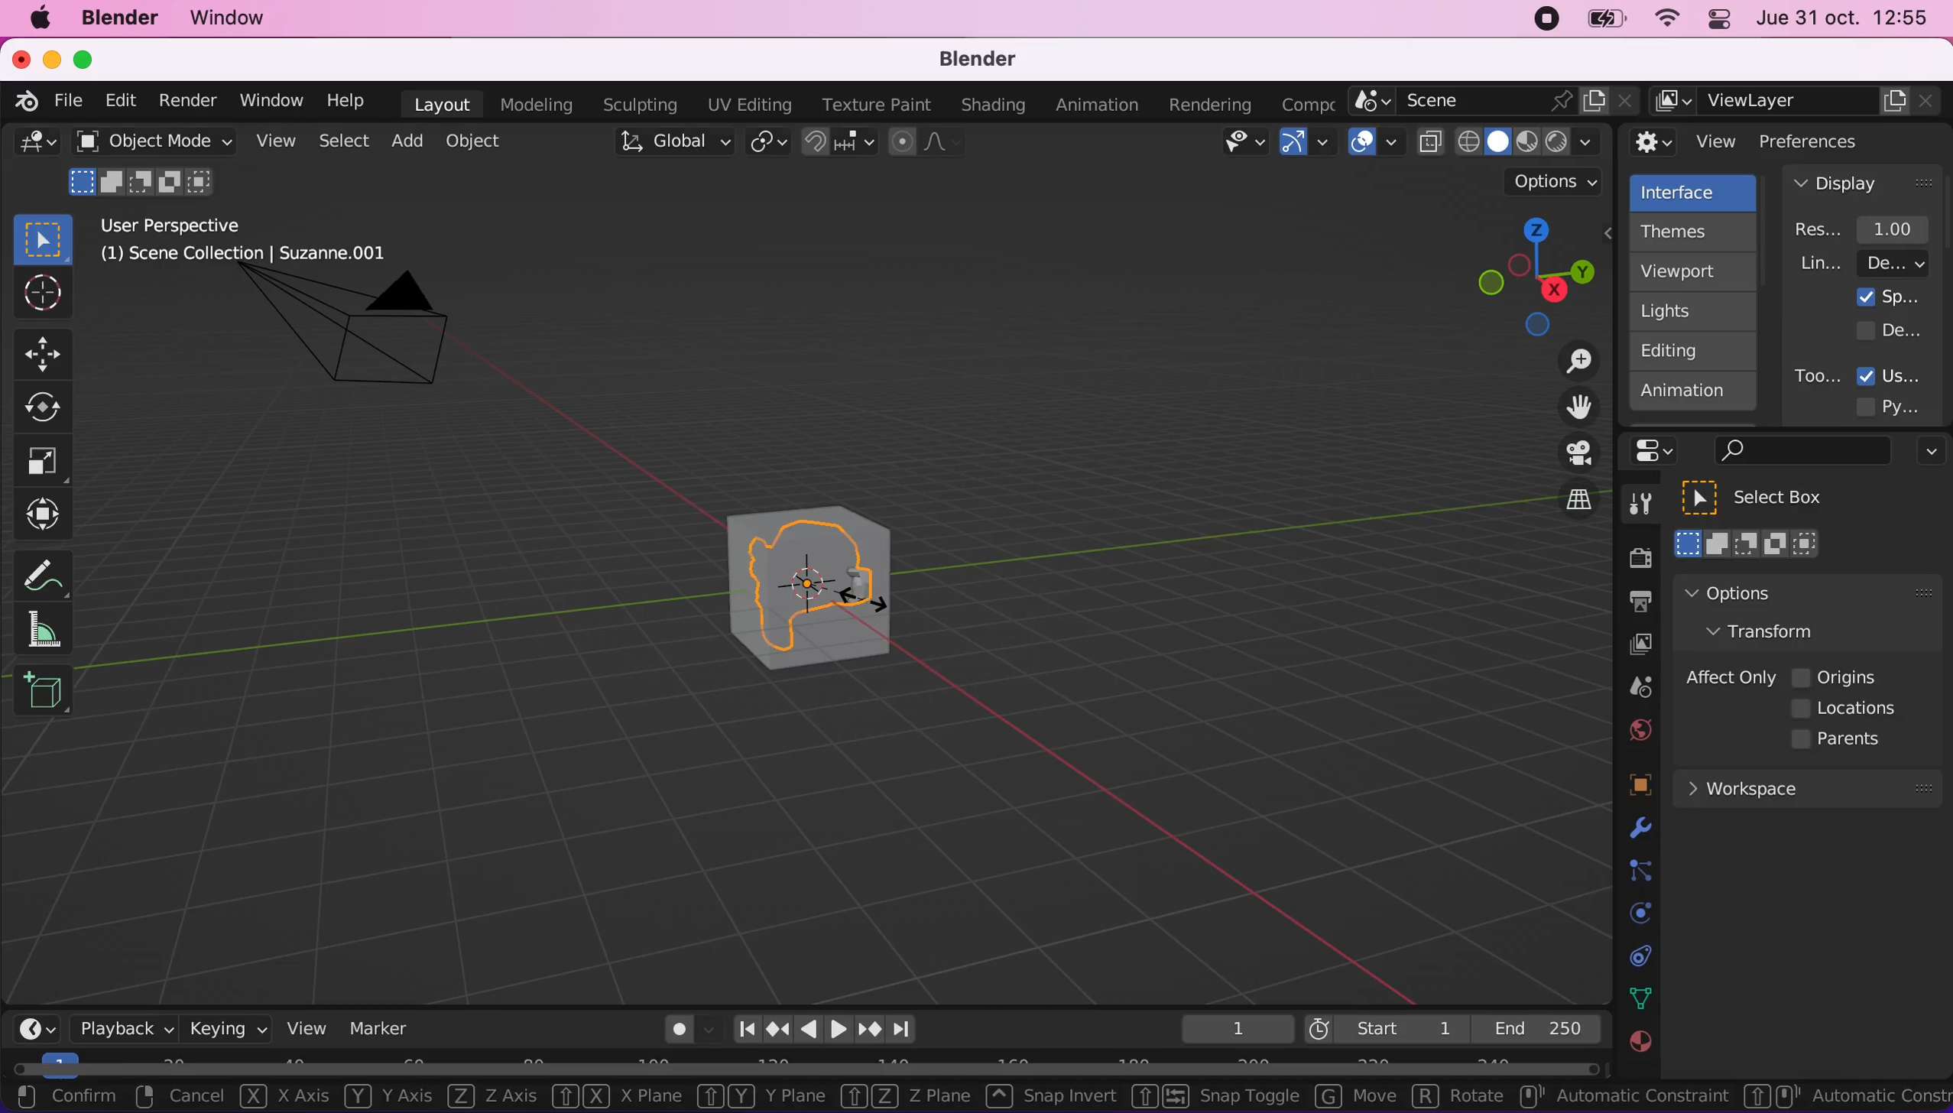 The height and width of the screenshot is (1113, 1953). Describe the element at coordinates (50, 352) in the screenshot. I see `` at that location.